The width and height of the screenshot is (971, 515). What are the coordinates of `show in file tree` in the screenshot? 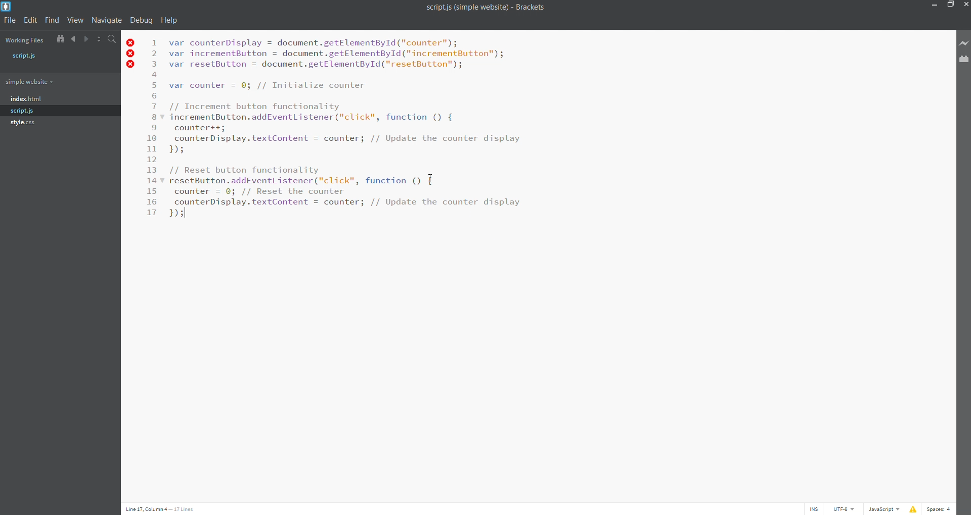 It's located at (60, 38).